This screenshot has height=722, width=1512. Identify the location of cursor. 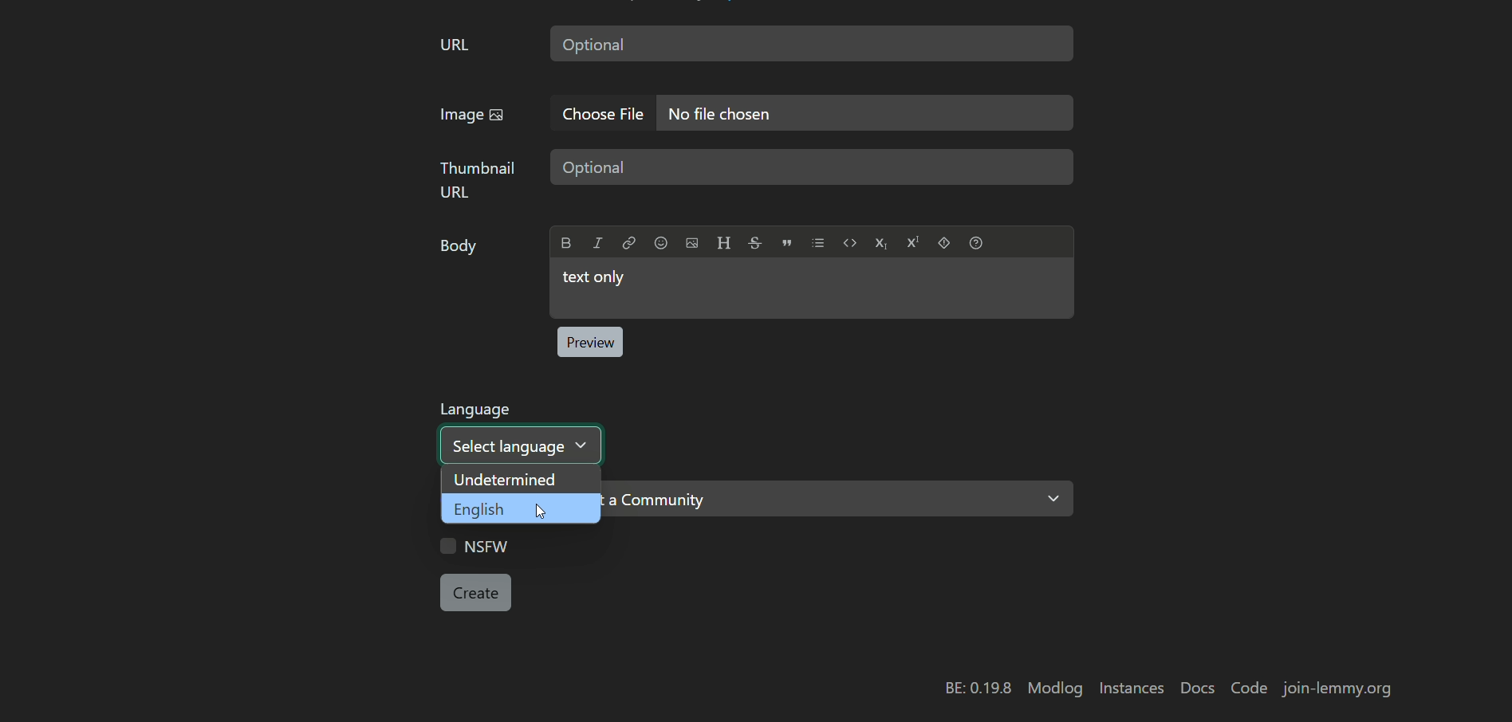
(541, 511).